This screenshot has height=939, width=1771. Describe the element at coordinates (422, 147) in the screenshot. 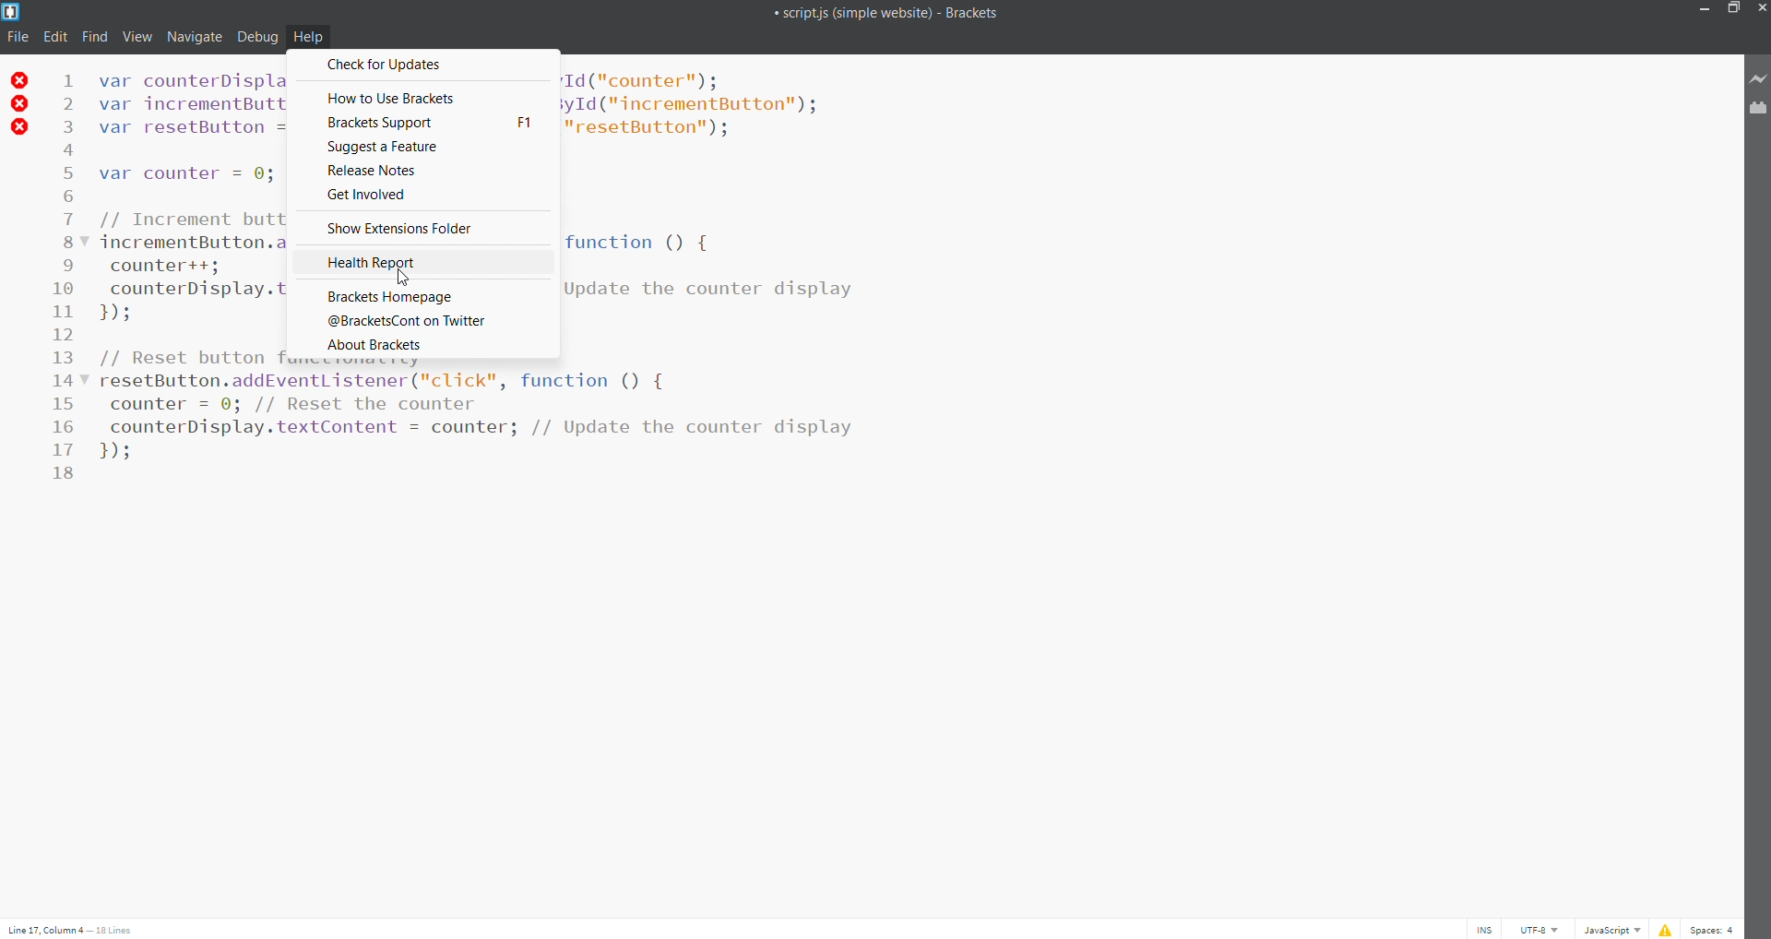

I see `sugget a feature` at that location.